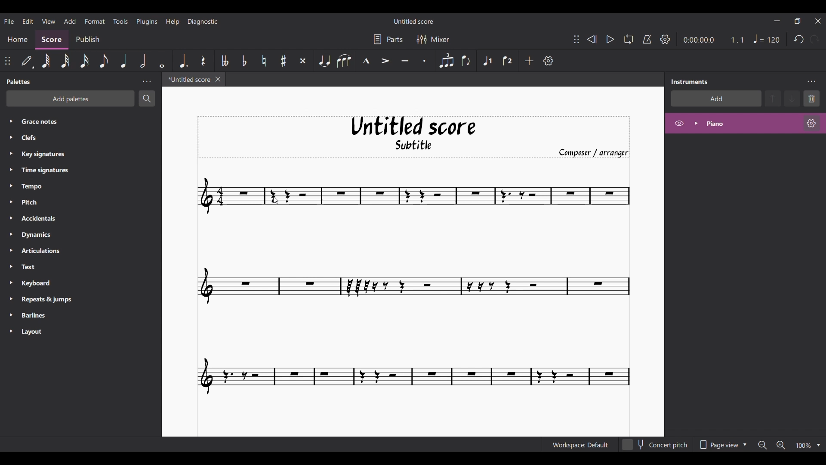  Describe the element at coordinates (773, 98) in the screenshot. I see `Move up` at that location.